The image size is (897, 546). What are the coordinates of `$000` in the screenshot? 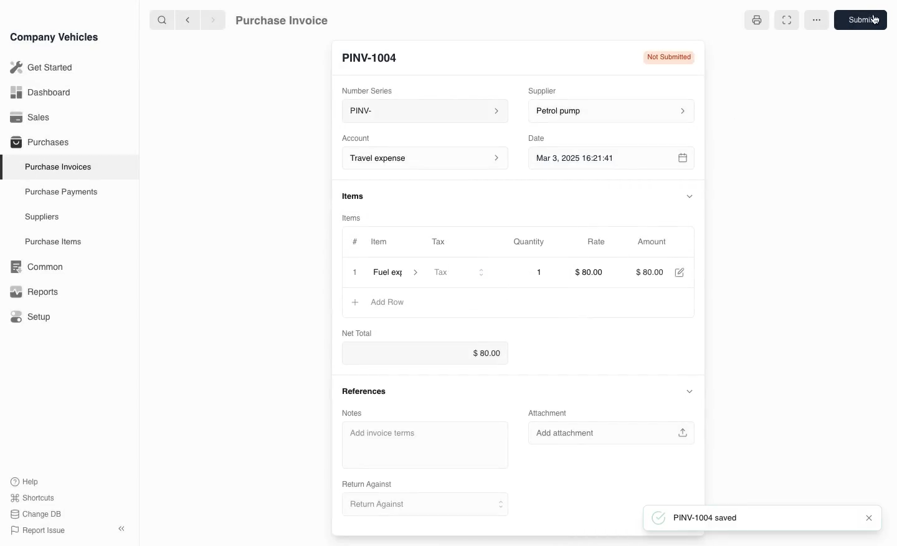 It's located at (652, 273).